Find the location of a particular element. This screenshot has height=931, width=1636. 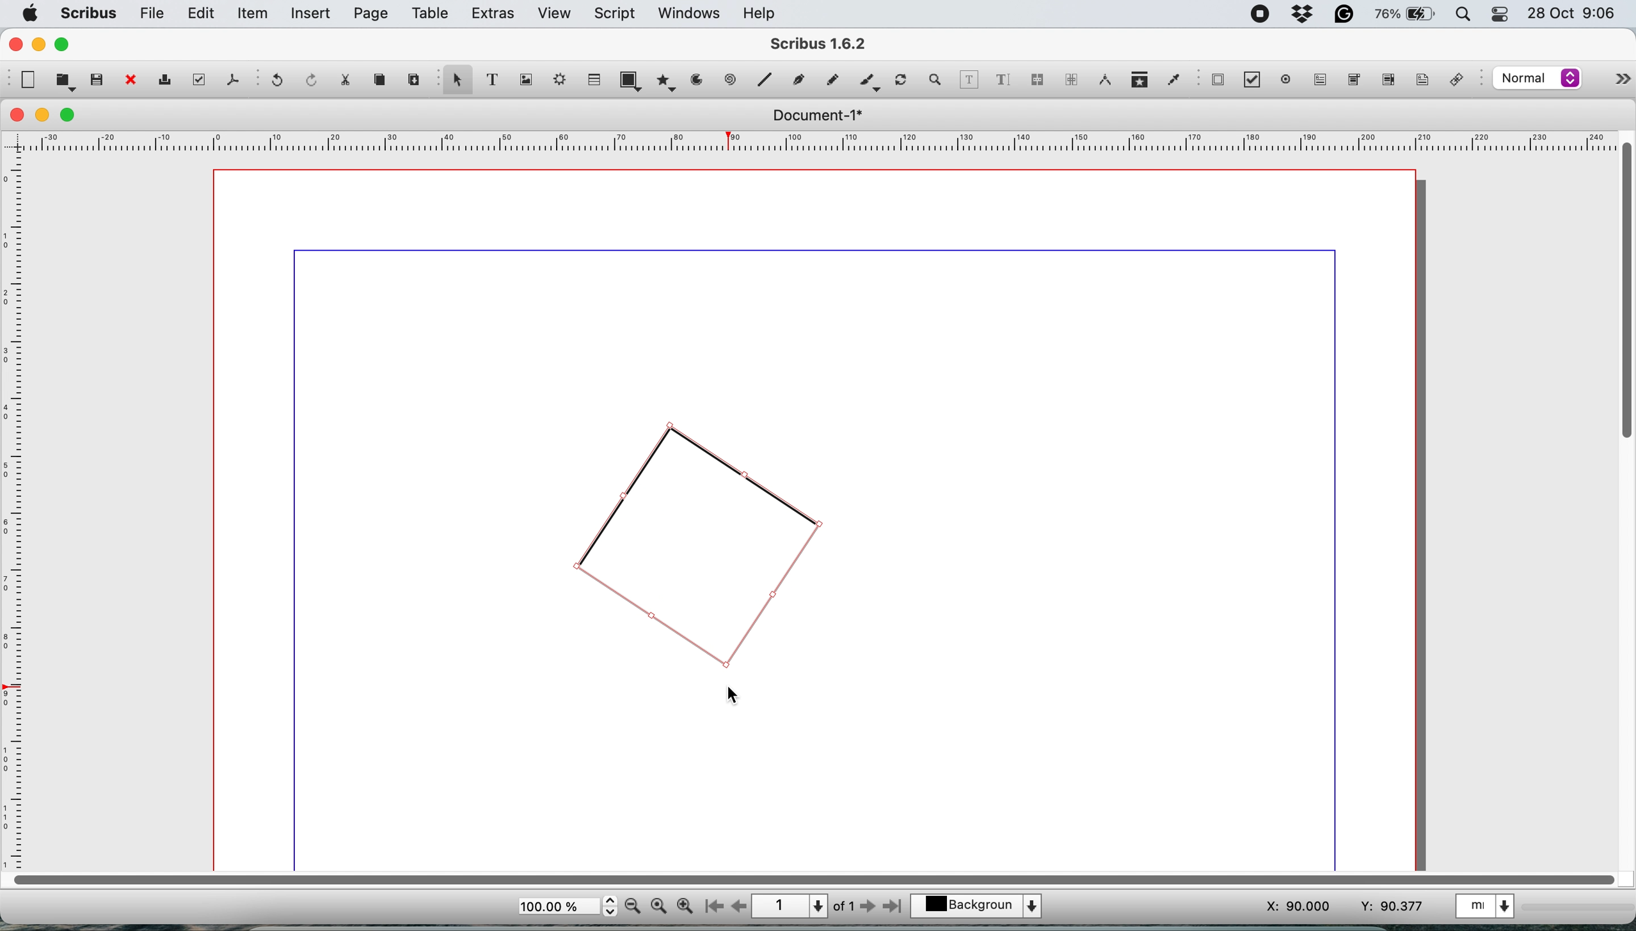

close is located at coordinates (18, 116).